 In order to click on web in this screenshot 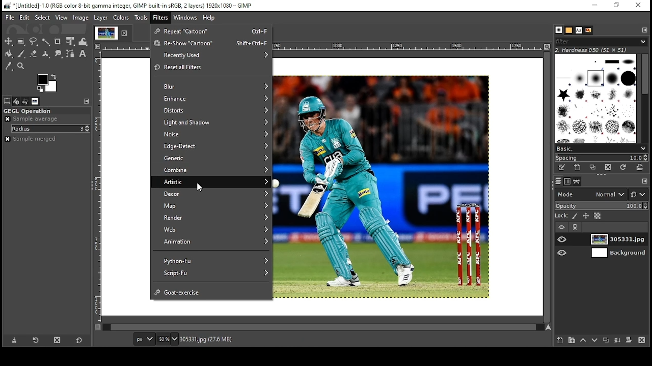, I will do `click(213, 229)`.